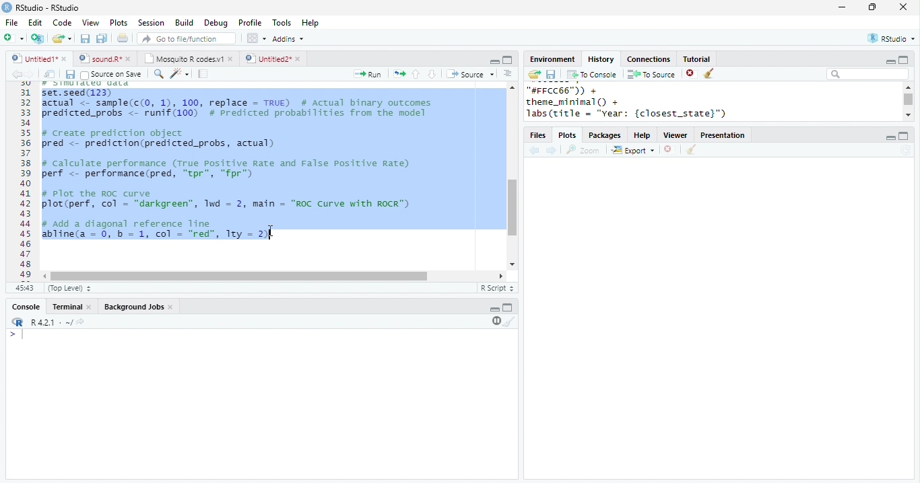 Image resolution: width=920 pixels, height=483 pixels. What do you see at coordinates (511, 264) in the screenshot?
I see `scroll down` at bounding box center [511, 264].